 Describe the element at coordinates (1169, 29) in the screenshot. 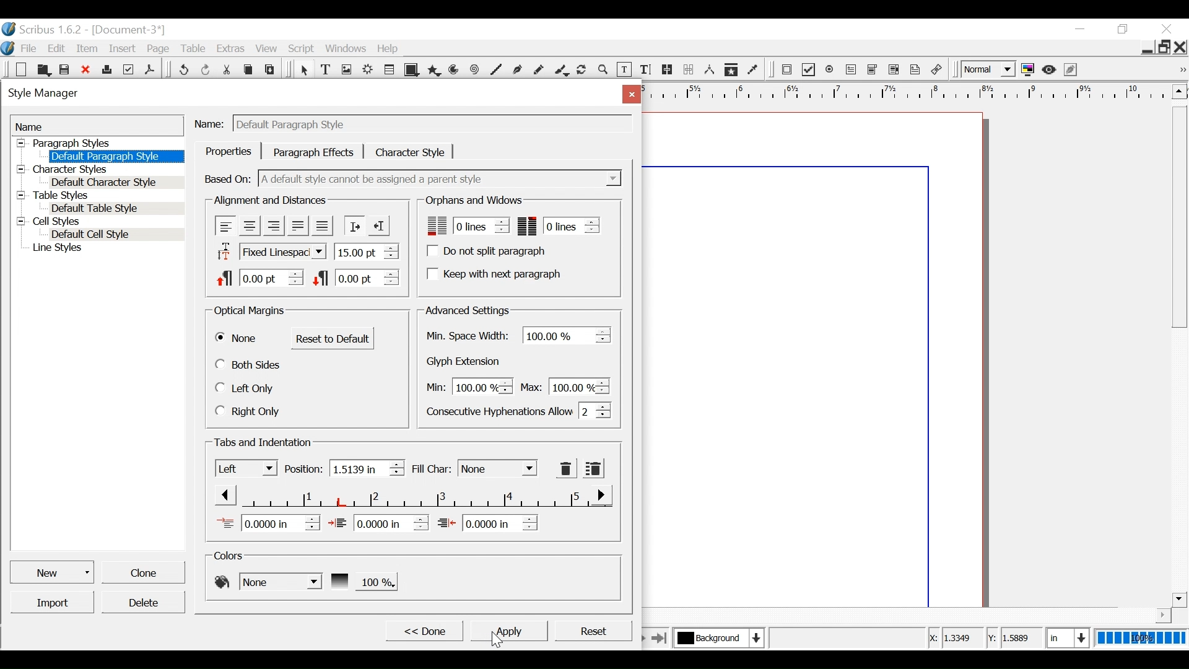

I see `Close` at that location.